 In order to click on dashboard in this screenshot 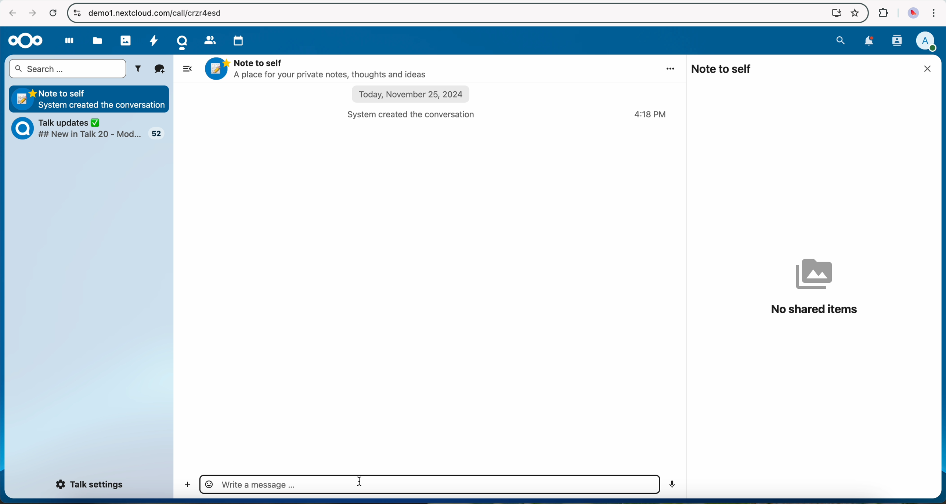, I will do `click(66, 43)`.